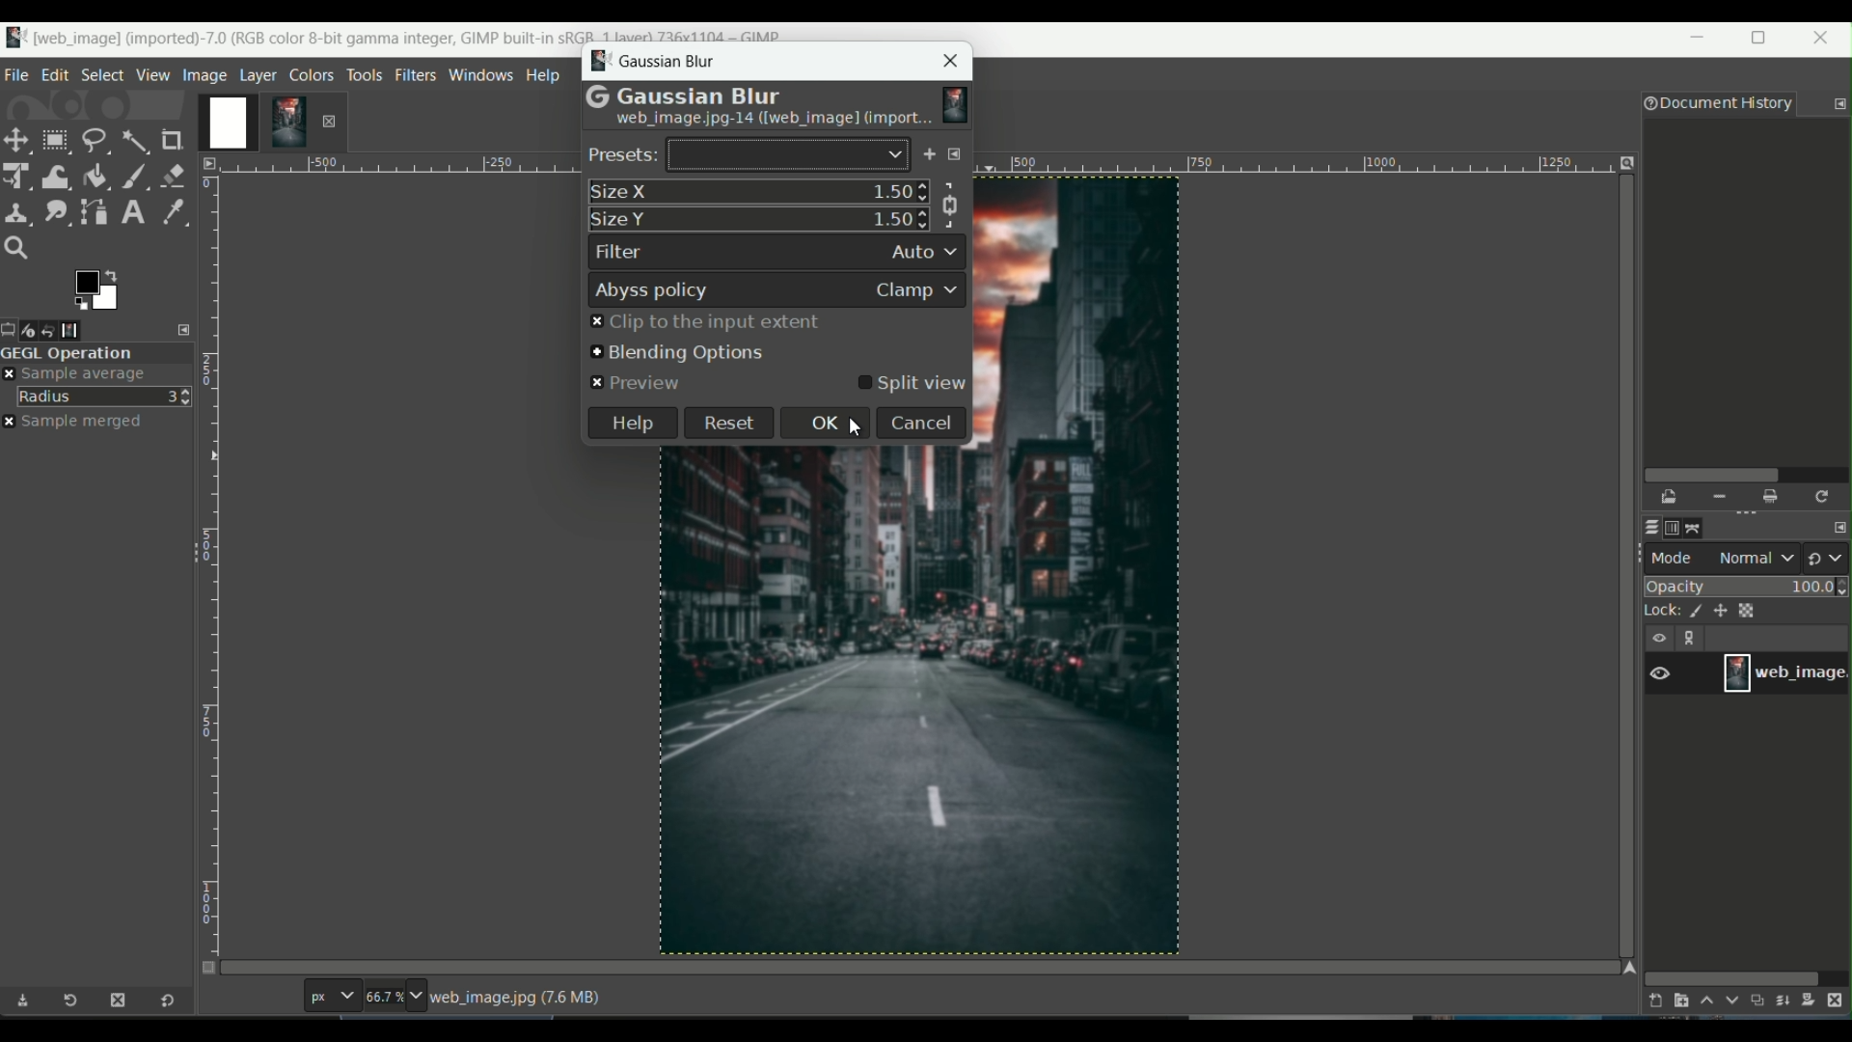  Describe the element at coordinates (393, 999) in the screenshot. I see `image ratio` at that location.